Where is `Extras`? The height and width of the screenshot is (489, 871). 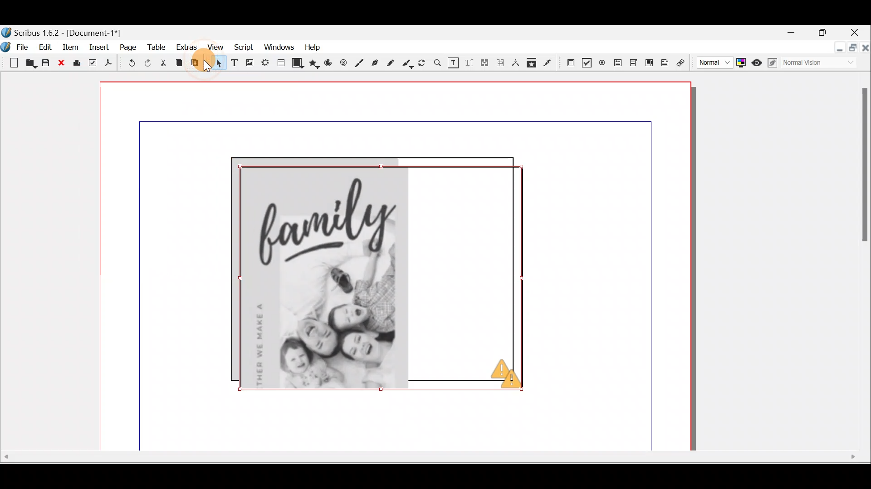 Extras is located at coordinates (186, 48).